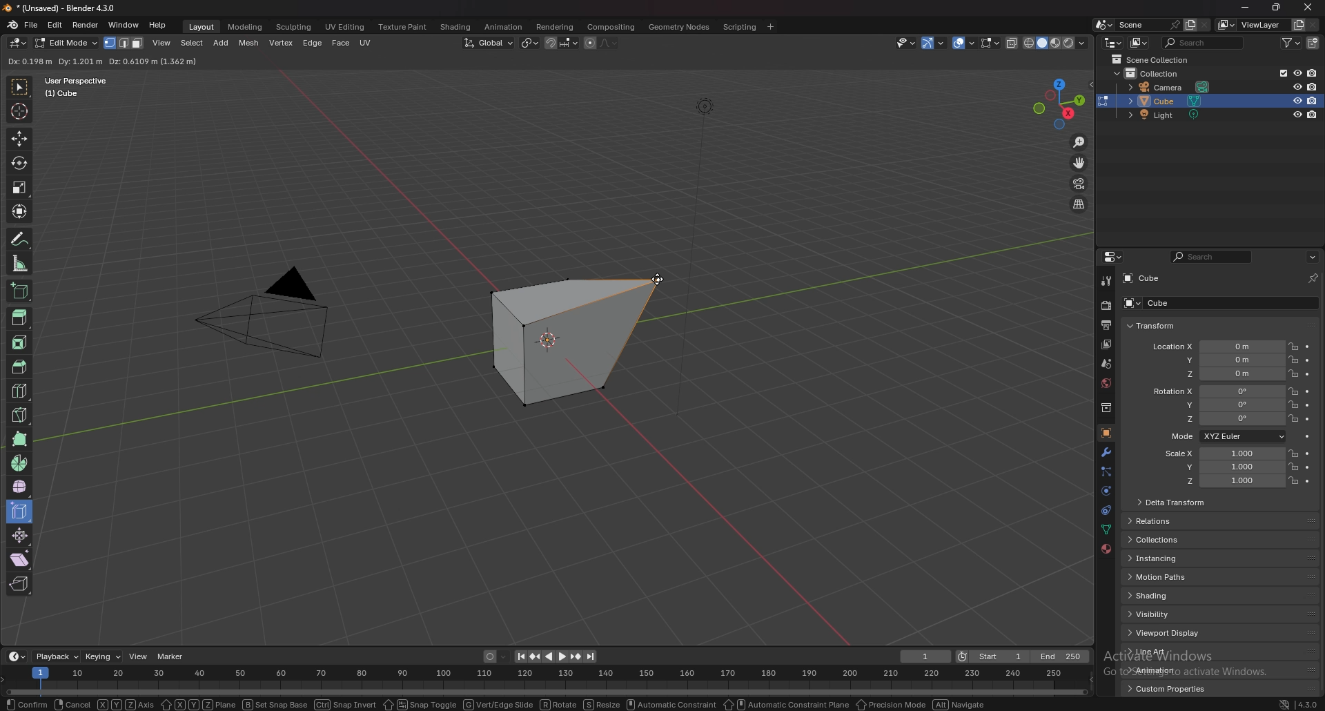 The height and width of the screenshot is (711, 1325). I want to click on light, so click(1170, 117).